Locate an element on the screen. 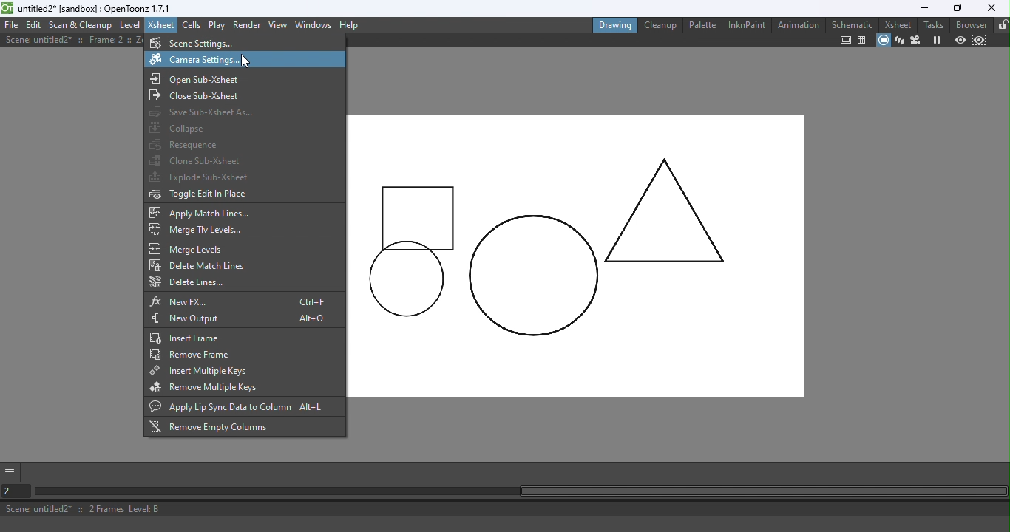 This screenshot has height=532, width=1010. Collapse is located at coordinates (178, 129).